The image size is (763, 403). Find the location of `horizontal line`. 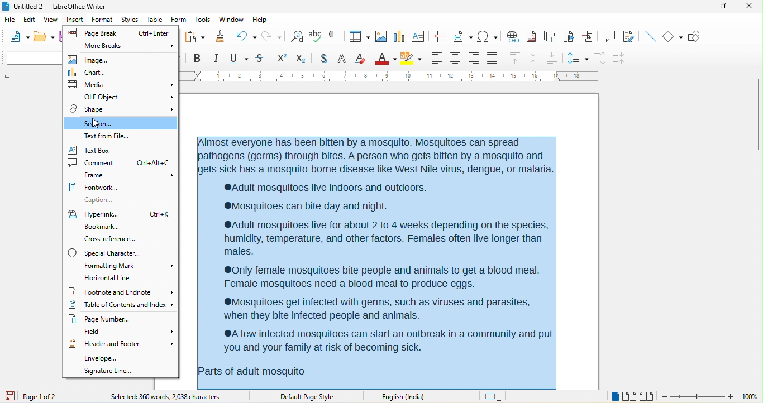

horizontal line is located at coordinates (122, 278).